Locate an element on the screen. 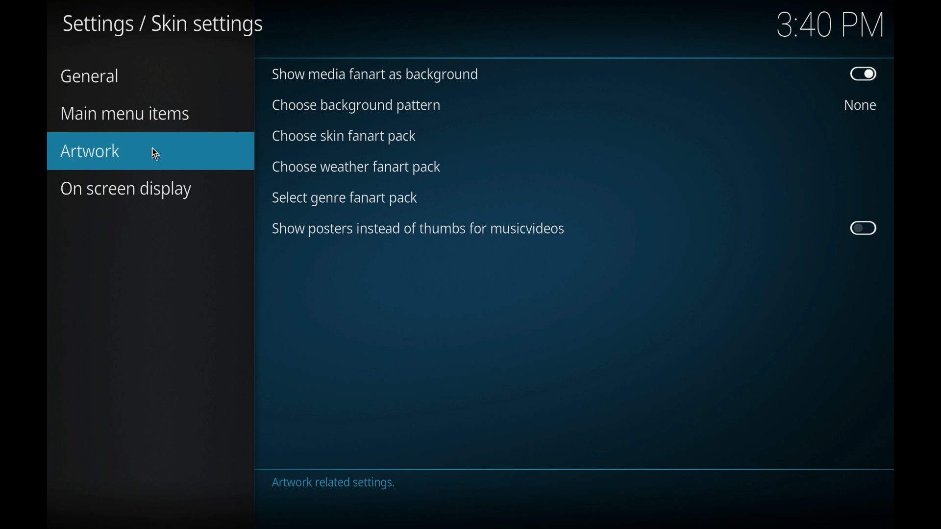 The width and height of the screenshot is (941, 529). choose skin is located at coordinates (344, 137).